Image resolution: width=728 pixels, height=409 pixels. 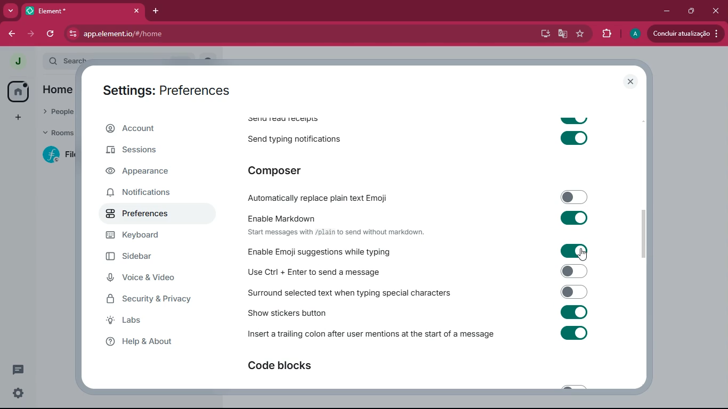 I want to click on desktop, so click(x=544, y=34).